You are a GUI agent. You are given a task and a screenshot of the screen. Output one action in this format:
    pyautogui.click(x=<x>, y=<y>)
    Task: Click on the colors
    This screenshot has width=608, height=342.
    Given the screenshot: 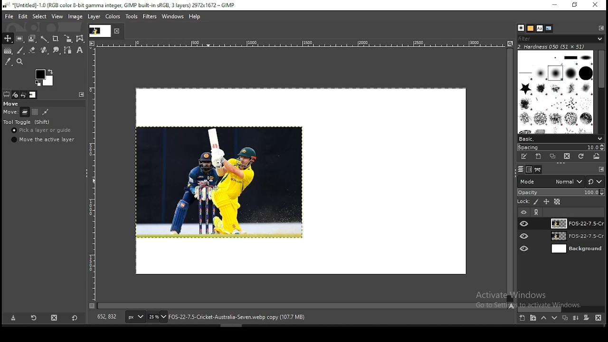 What is the action you would take?
    pyautogui.click(x=44, y=77)
    